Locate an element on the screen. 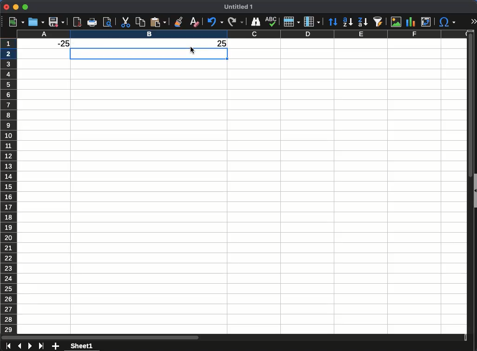  print preview is located at coordinates (107, 22).